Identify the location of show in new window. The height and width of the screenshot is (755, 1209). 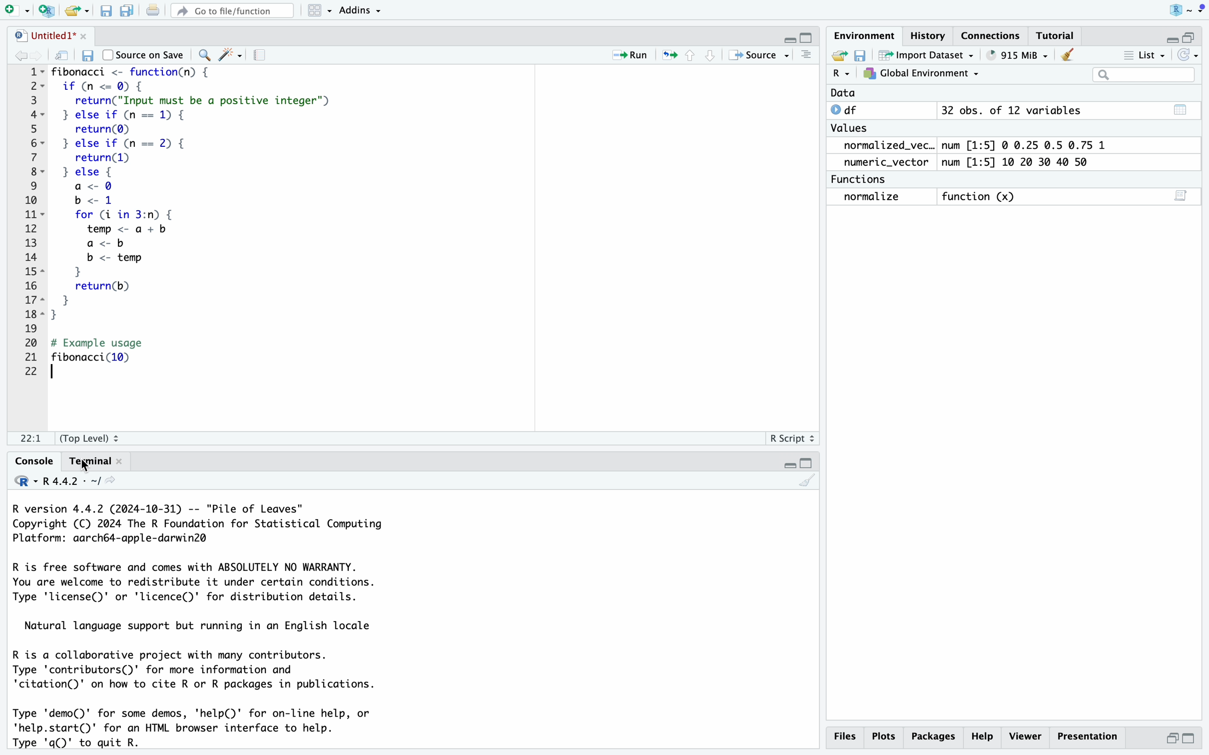
(63, 57).